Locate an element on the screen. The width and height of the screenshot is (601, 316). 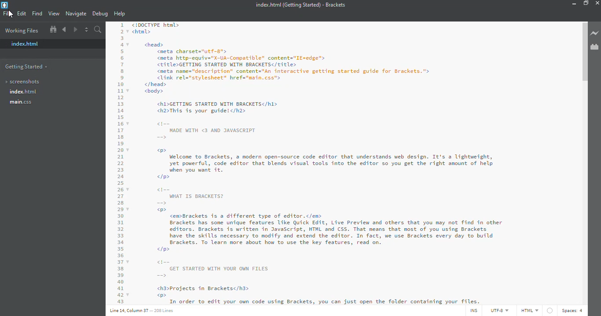
close is located at coordinates (599, 4).